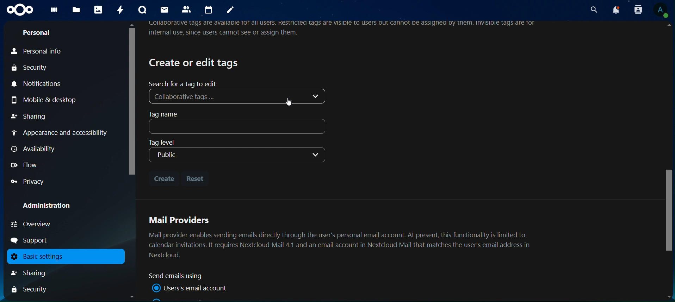 Image resolution: width=675 pixels, height=302 pixels. Describe the element at coordinates (40, 84) in the screenshot. I see `notifications` at that location.